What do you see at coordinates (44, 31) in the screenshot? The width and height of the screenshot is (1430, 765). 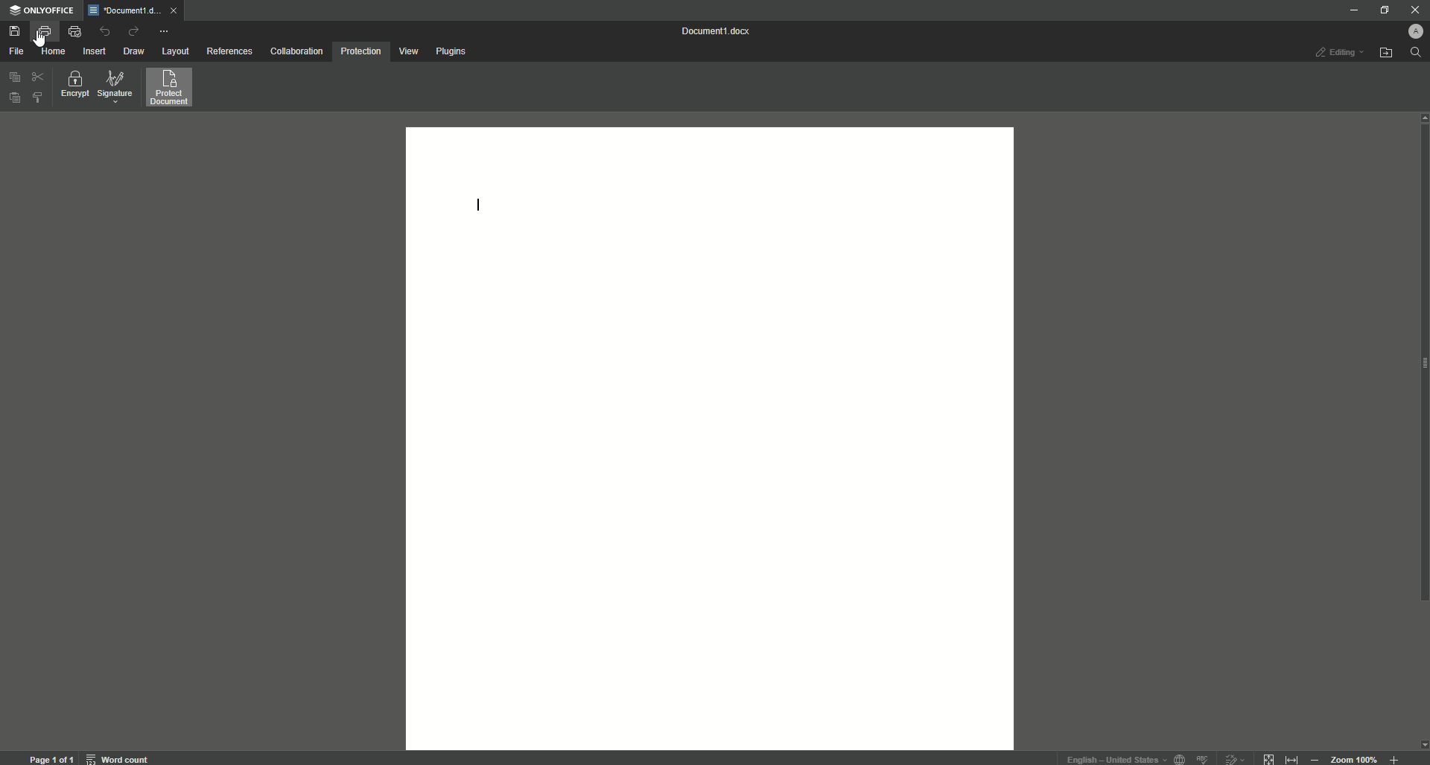 I see `Print` at bounding box center [44, 31].